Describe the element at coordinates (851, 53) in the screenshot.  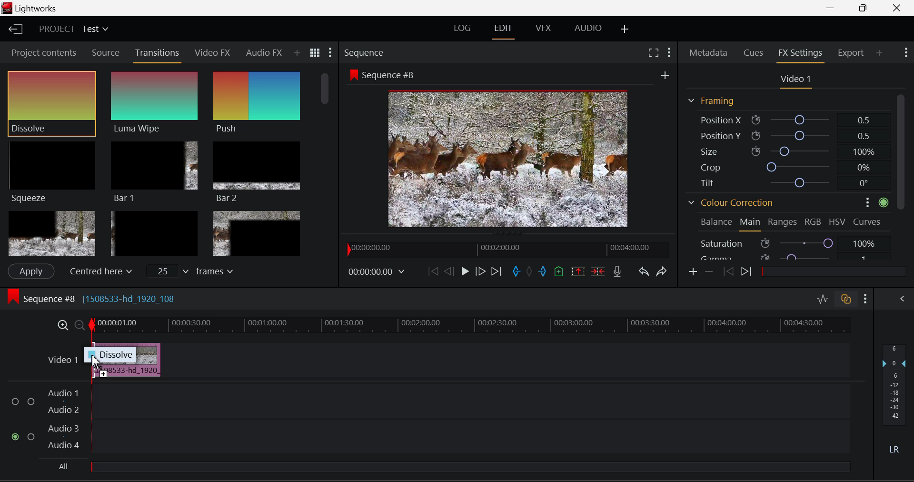
I see `Export` at that location.